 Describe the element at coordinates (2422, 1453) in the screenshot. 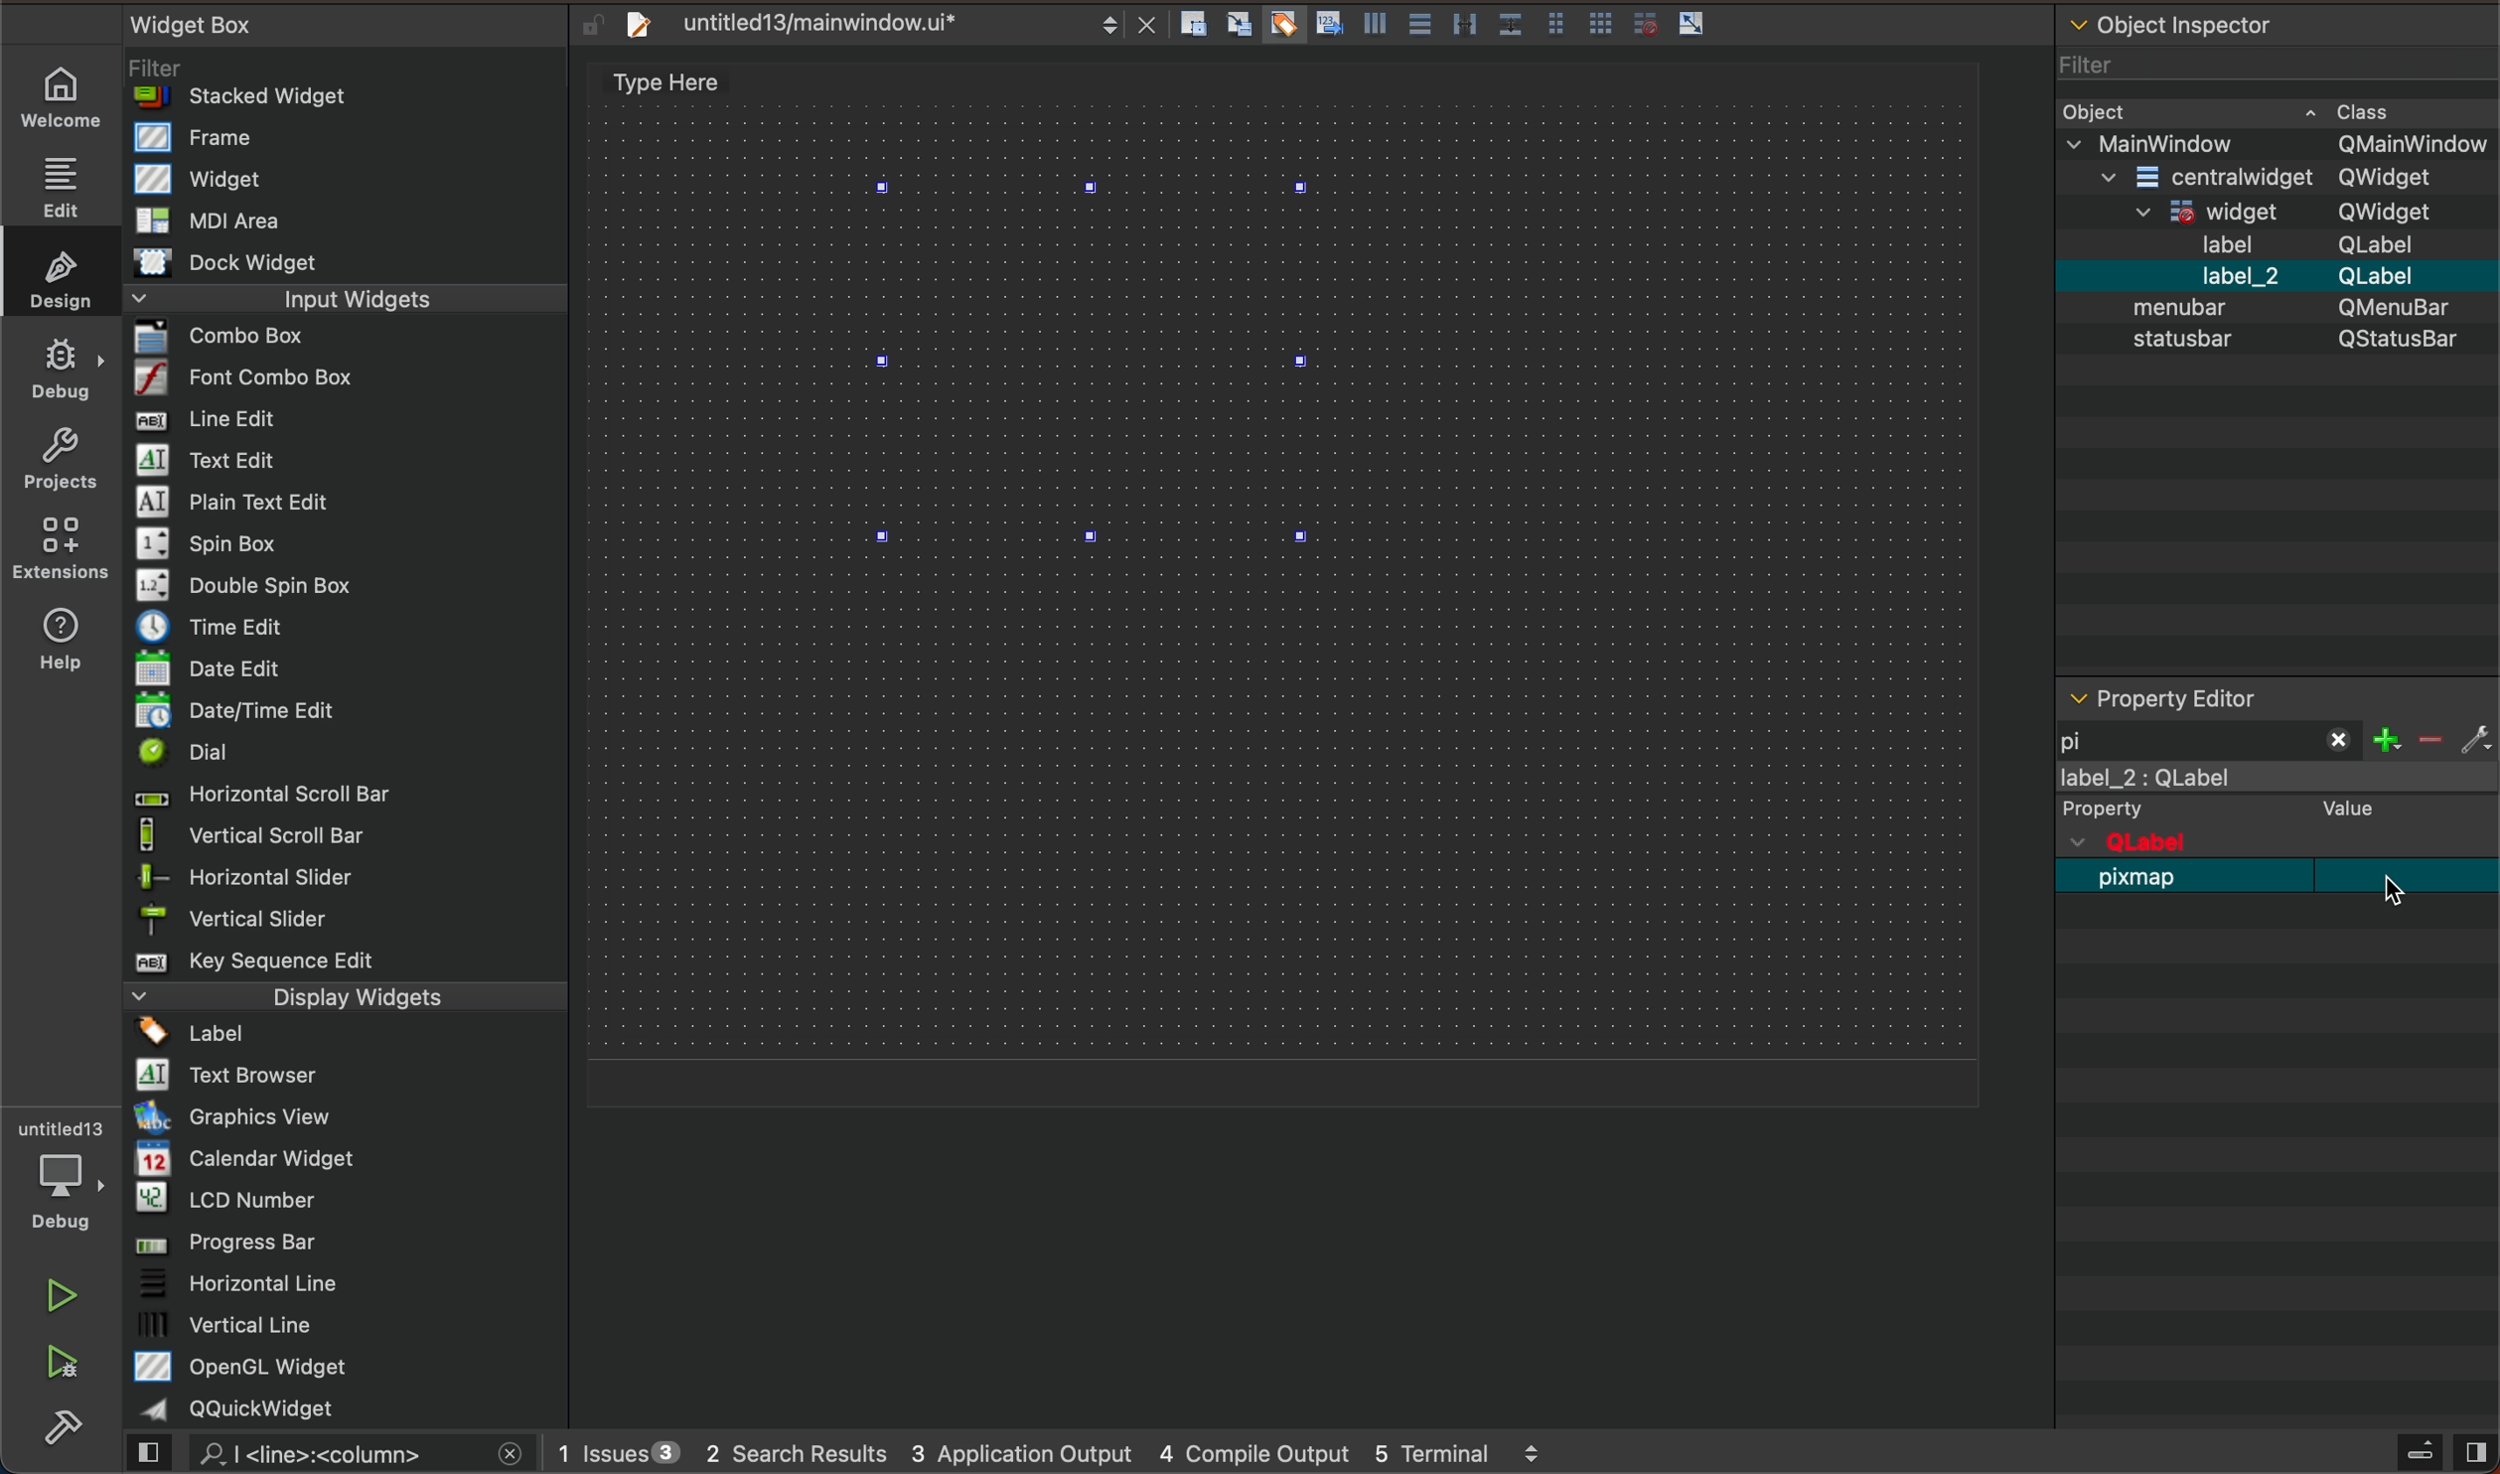

I see `` at that location.